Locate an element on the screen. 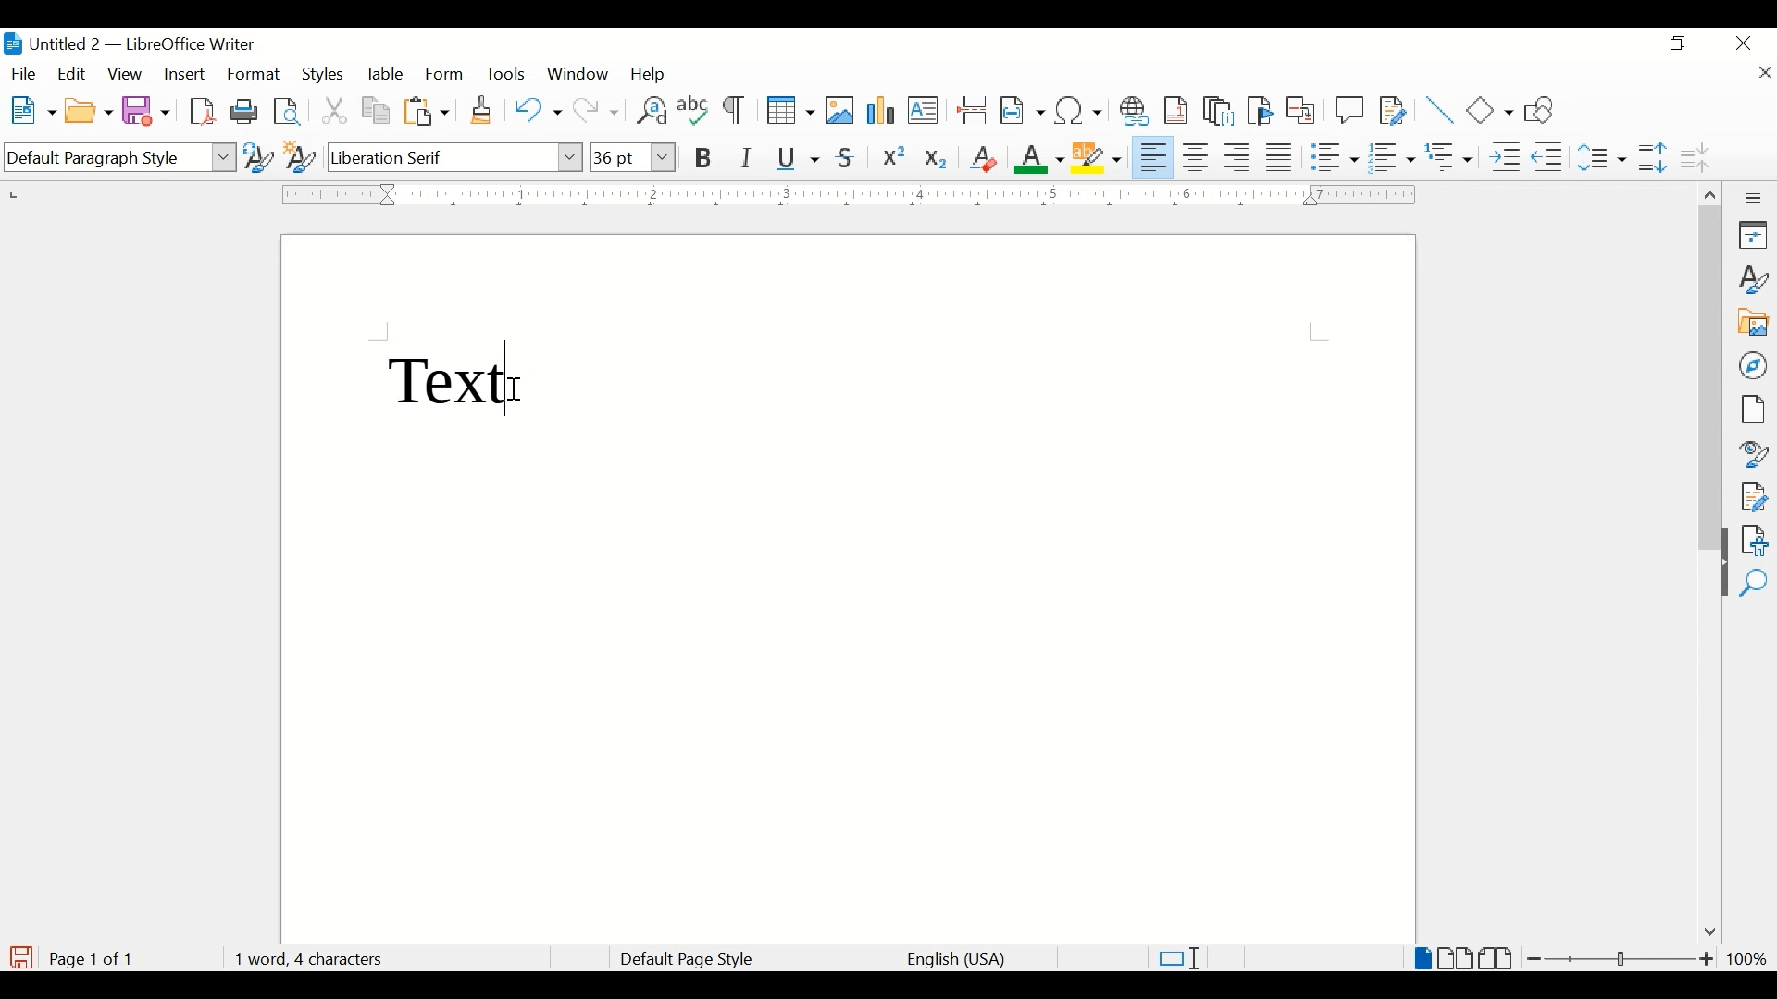 The height and width of the screenshot is (999, 1777). gallery is located at coordinates (1754, 323).